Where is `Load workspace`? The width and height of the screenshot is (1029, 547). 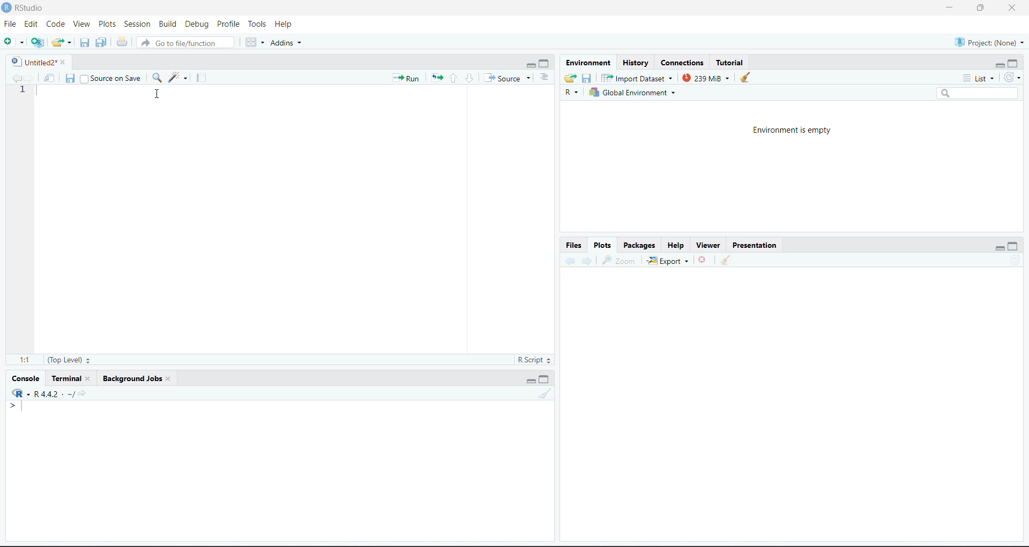
Load workspace is located at coordinates (570, 80).